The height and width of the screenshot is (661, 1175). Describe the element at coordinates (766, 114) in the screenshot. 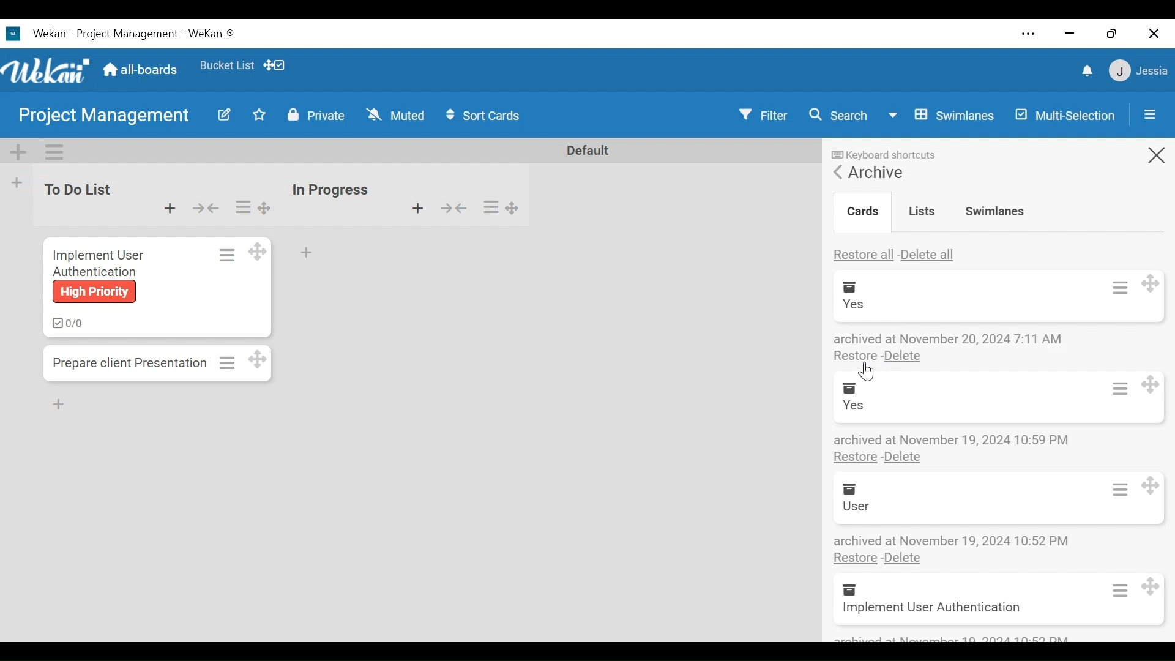

I see `Filter` at that location.